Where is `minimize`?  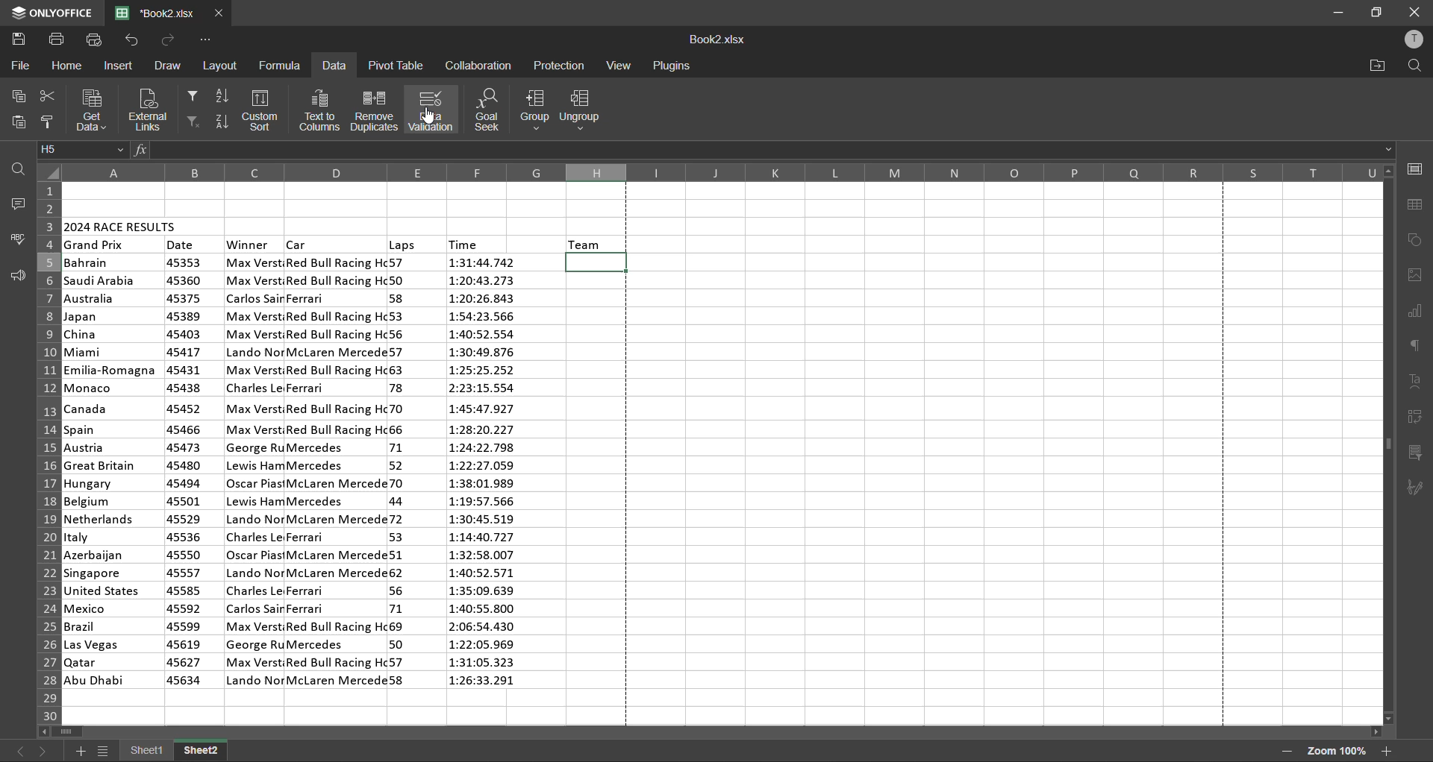
minimize is located at coordinates (1337, 13).